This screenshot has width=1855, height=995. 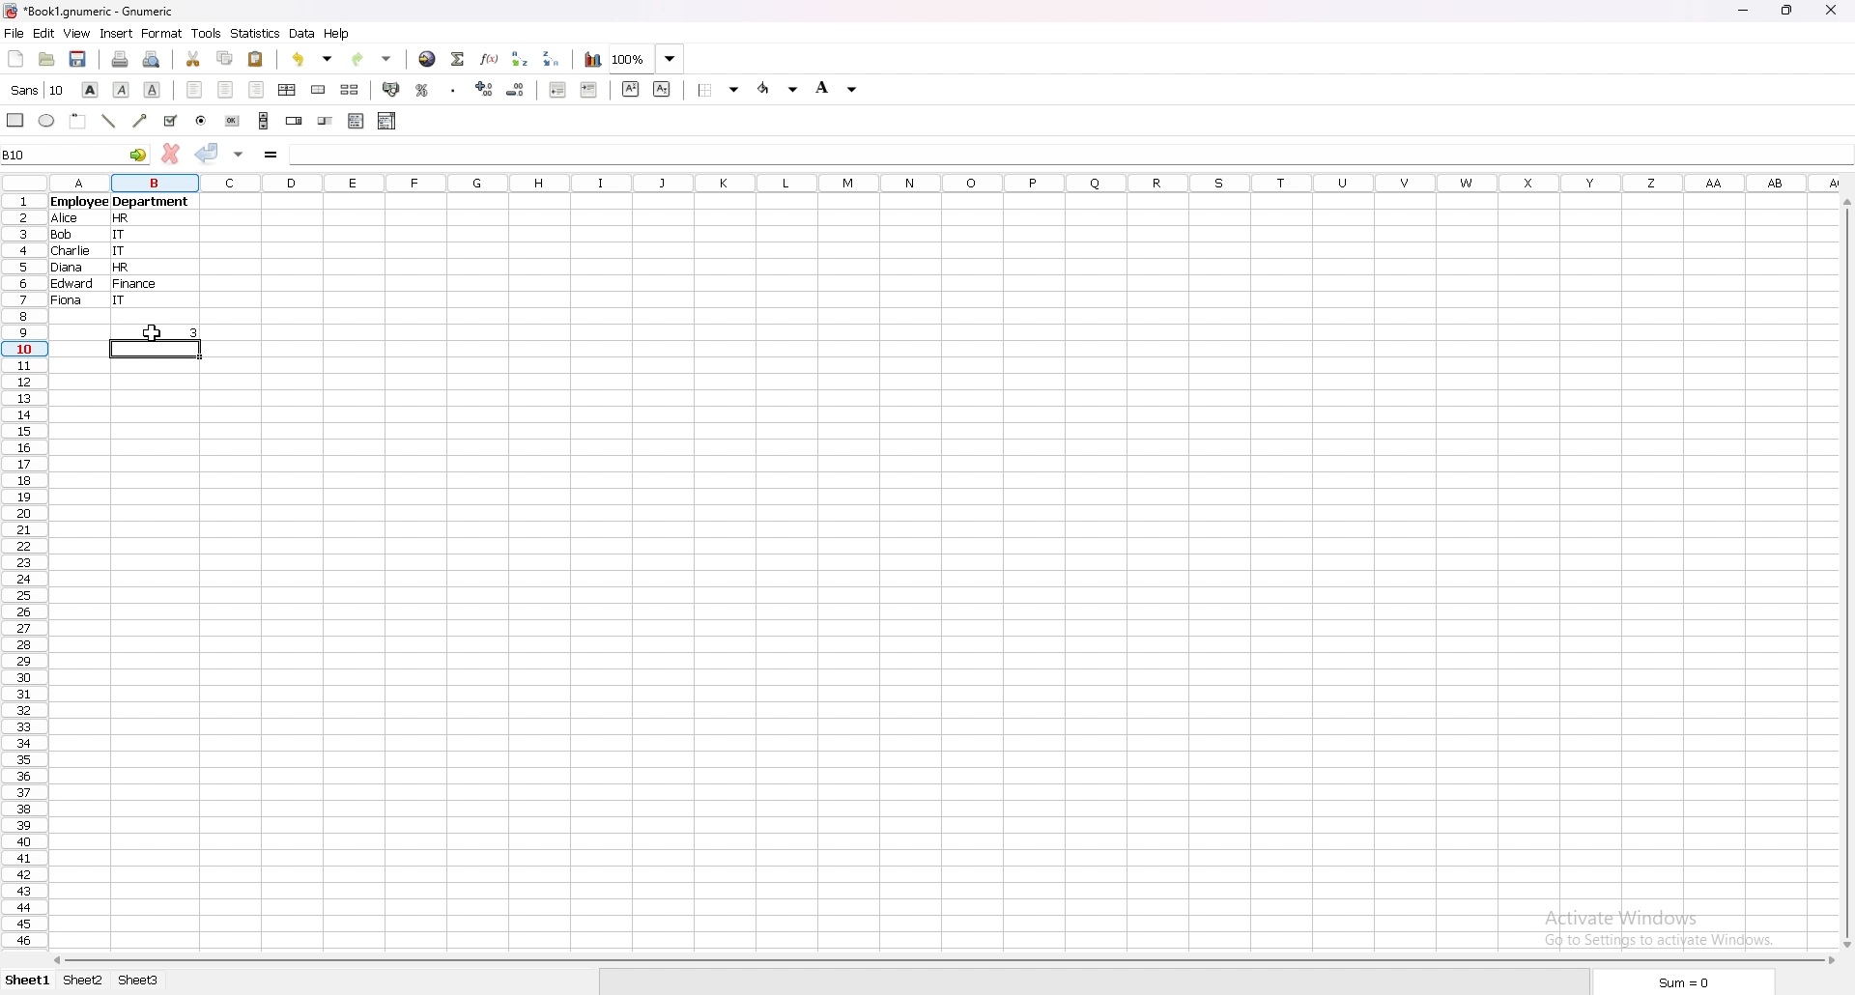 I want to click on formula, so click(x=271, y=154).